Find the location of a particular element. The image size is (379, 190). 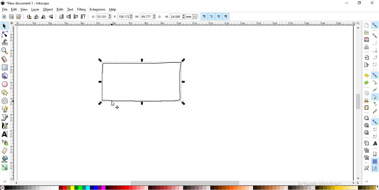

snap to path intersection is located at coordinates (375, 91).